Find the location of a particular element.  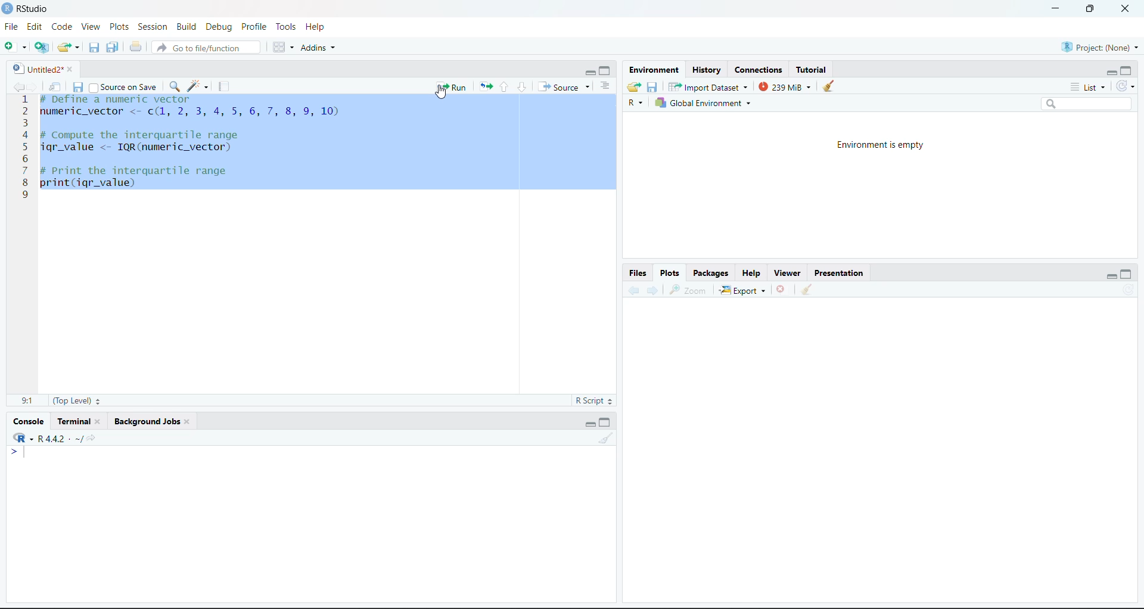

Print the current file is located at coordinates (135, 46).